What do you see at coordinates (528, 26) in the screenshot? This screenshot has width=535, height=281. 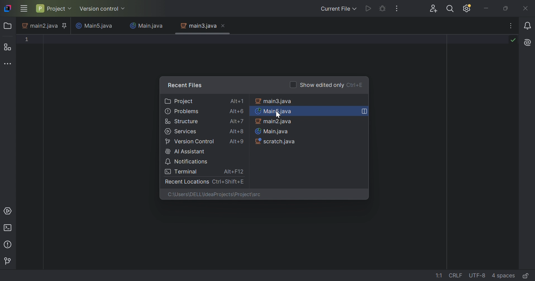 I see `Notifications` at bounding box center [528, 26].